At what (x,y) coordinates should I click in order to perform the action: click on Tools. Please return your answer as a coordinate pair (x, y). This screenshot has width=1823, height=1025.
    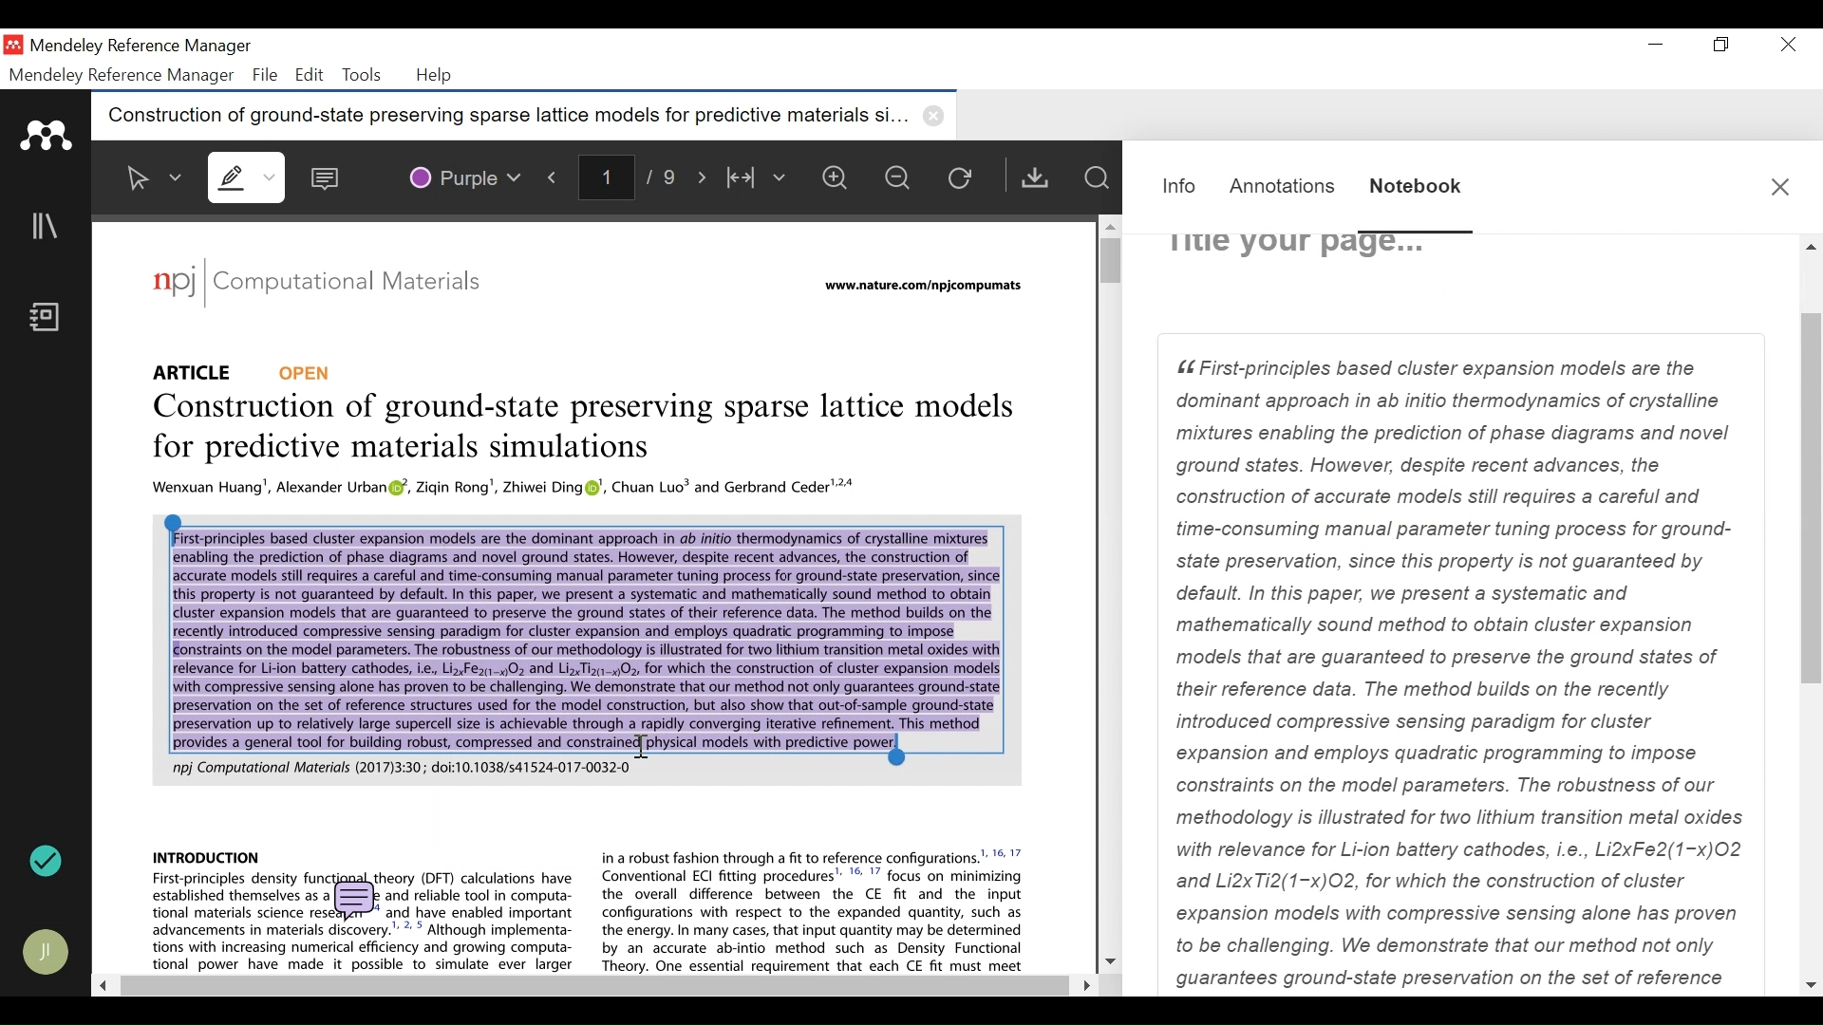
    Looking at the image, I should click on (360, 75).